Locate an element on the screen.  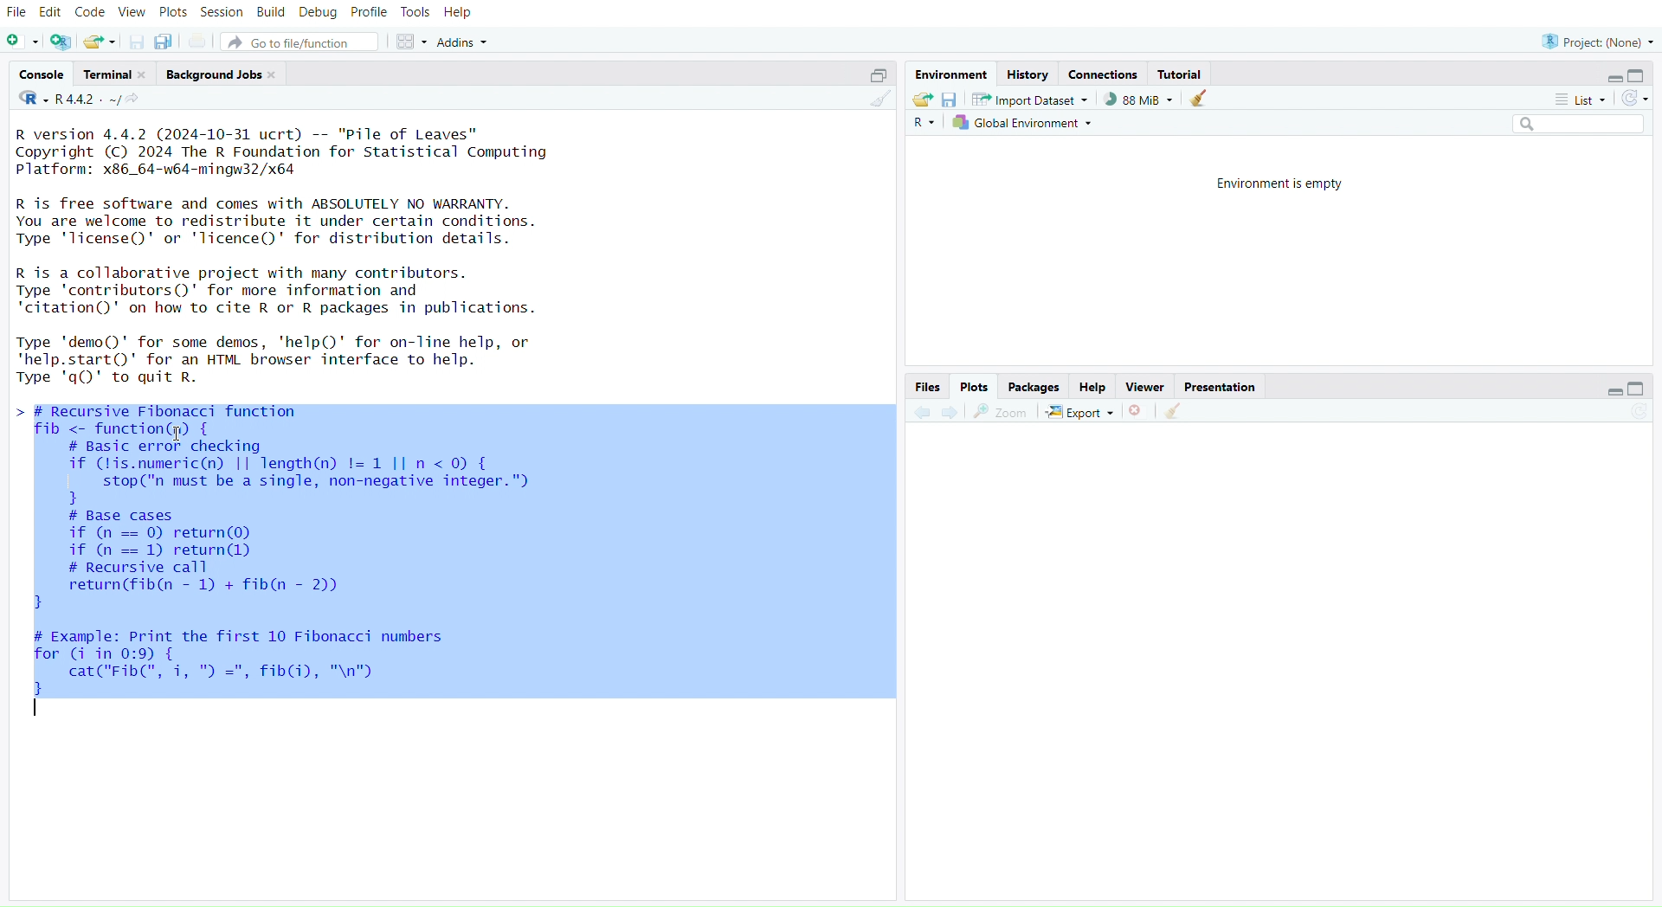
connections is located at coordinates (1103, 75).